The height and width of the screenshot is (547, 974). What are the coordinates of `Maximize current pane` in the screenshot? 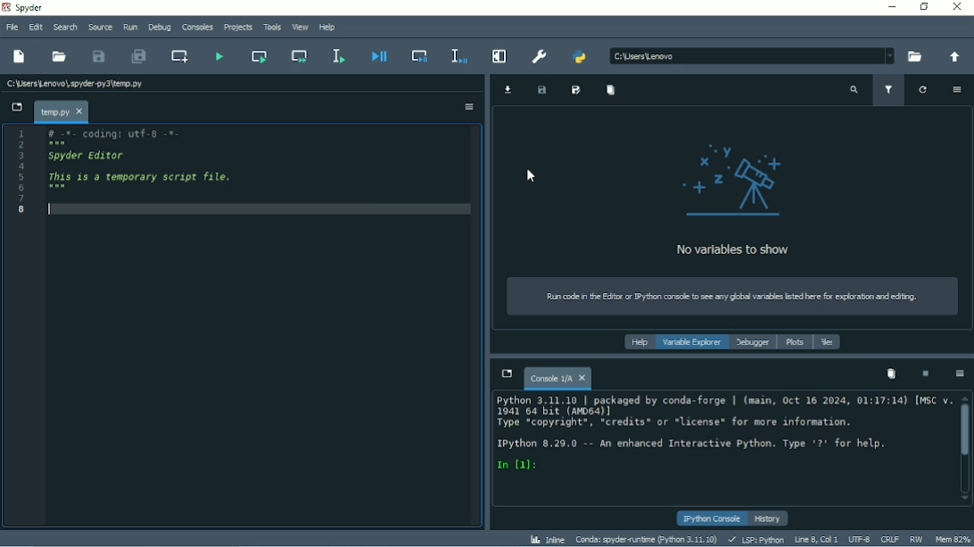 It's located at (500, 55).